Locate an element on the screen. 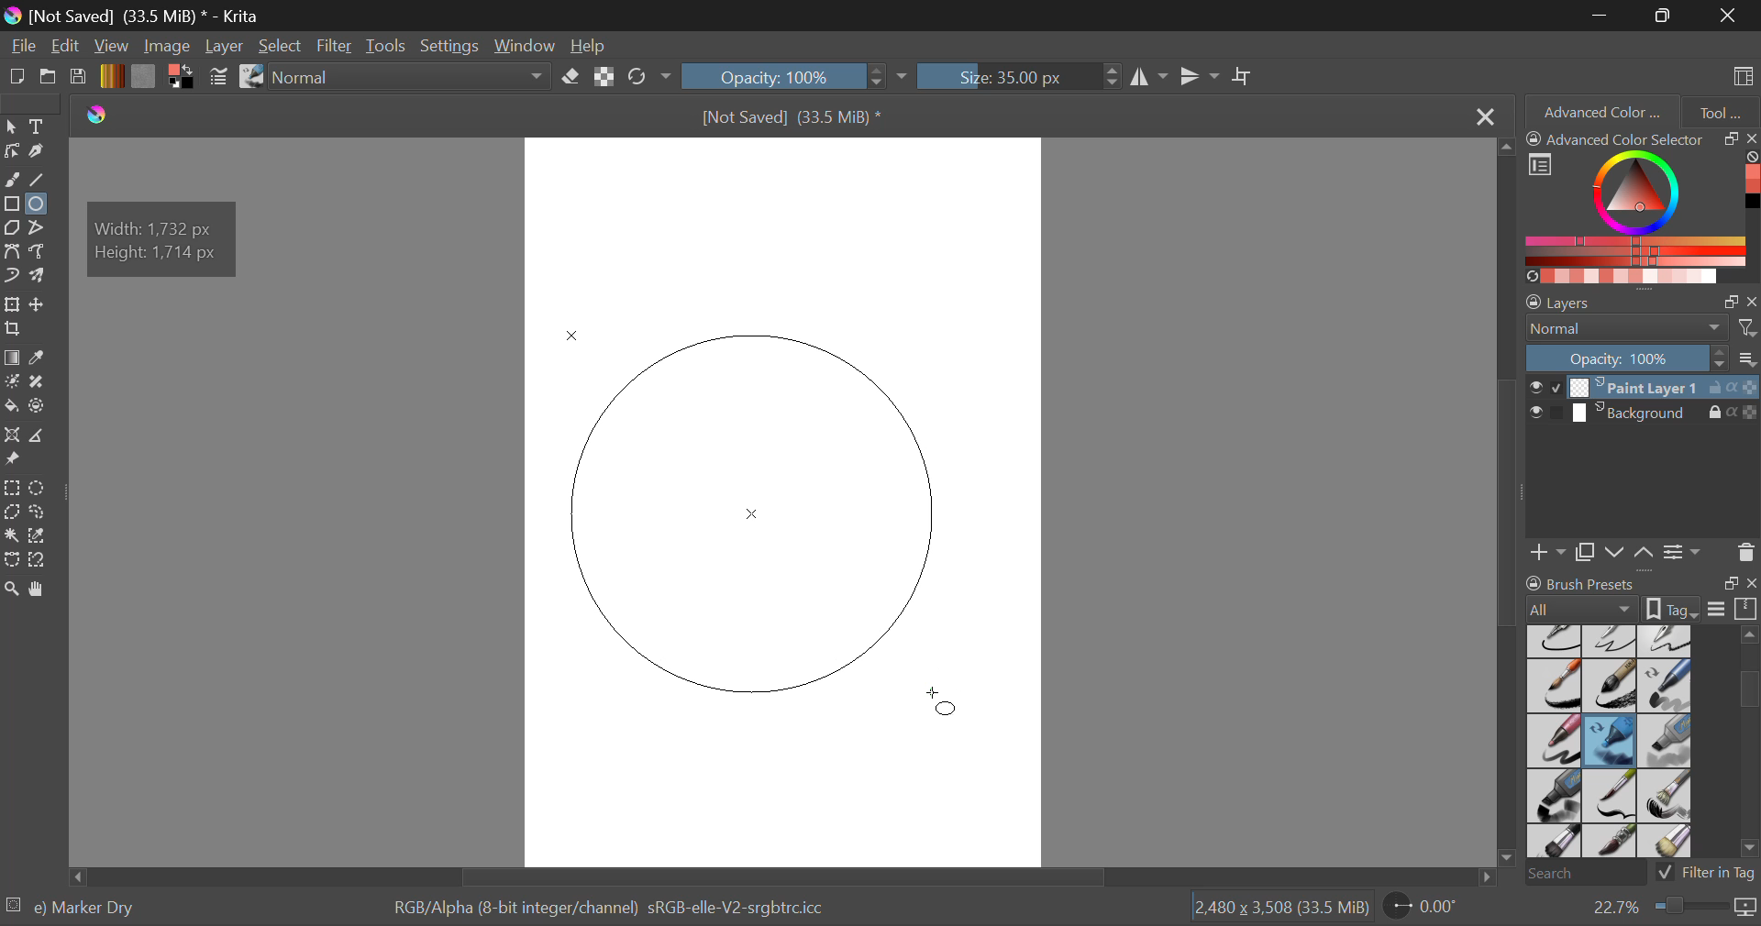 Image resolution: width=1761 pixels, height=926 pixels. Similar Color Selection is located at coordinates (42, 537).